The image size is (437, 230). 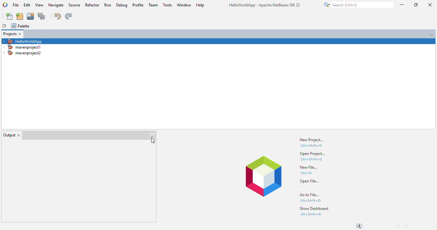 I want to click on maximize, so click(x=416, y=5).